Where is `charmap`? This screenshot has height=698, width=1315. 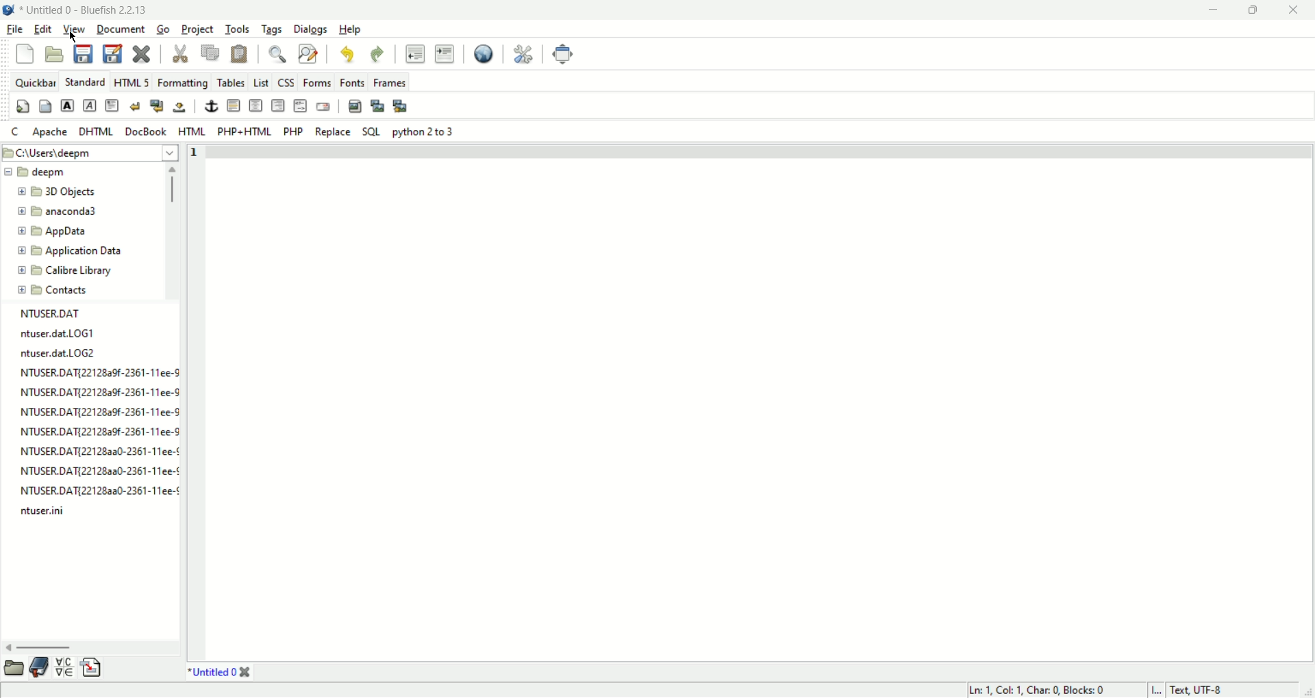 charmap is located at coordinates (63, 667).